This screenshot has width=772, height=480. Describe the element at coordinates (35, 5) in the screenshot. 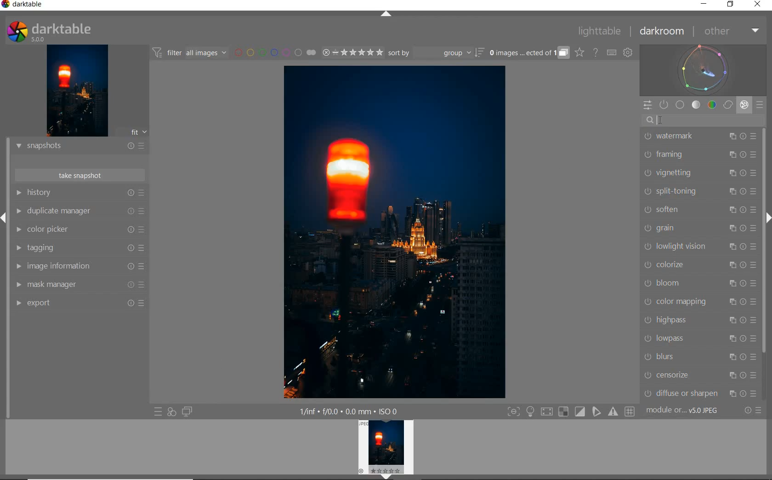

I see `SYSTEM NAME` at that location.